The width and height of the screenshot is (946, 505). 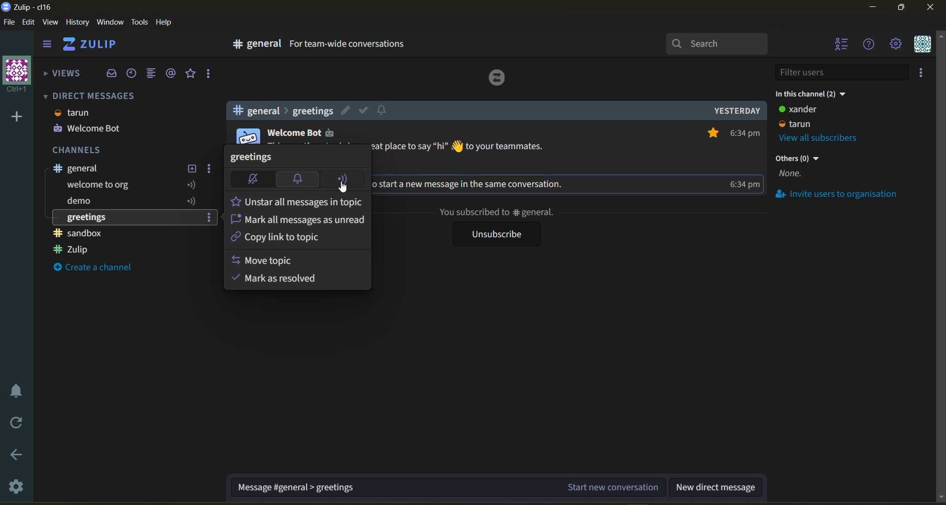 I want to click on follow, so click(x=344, y=179).